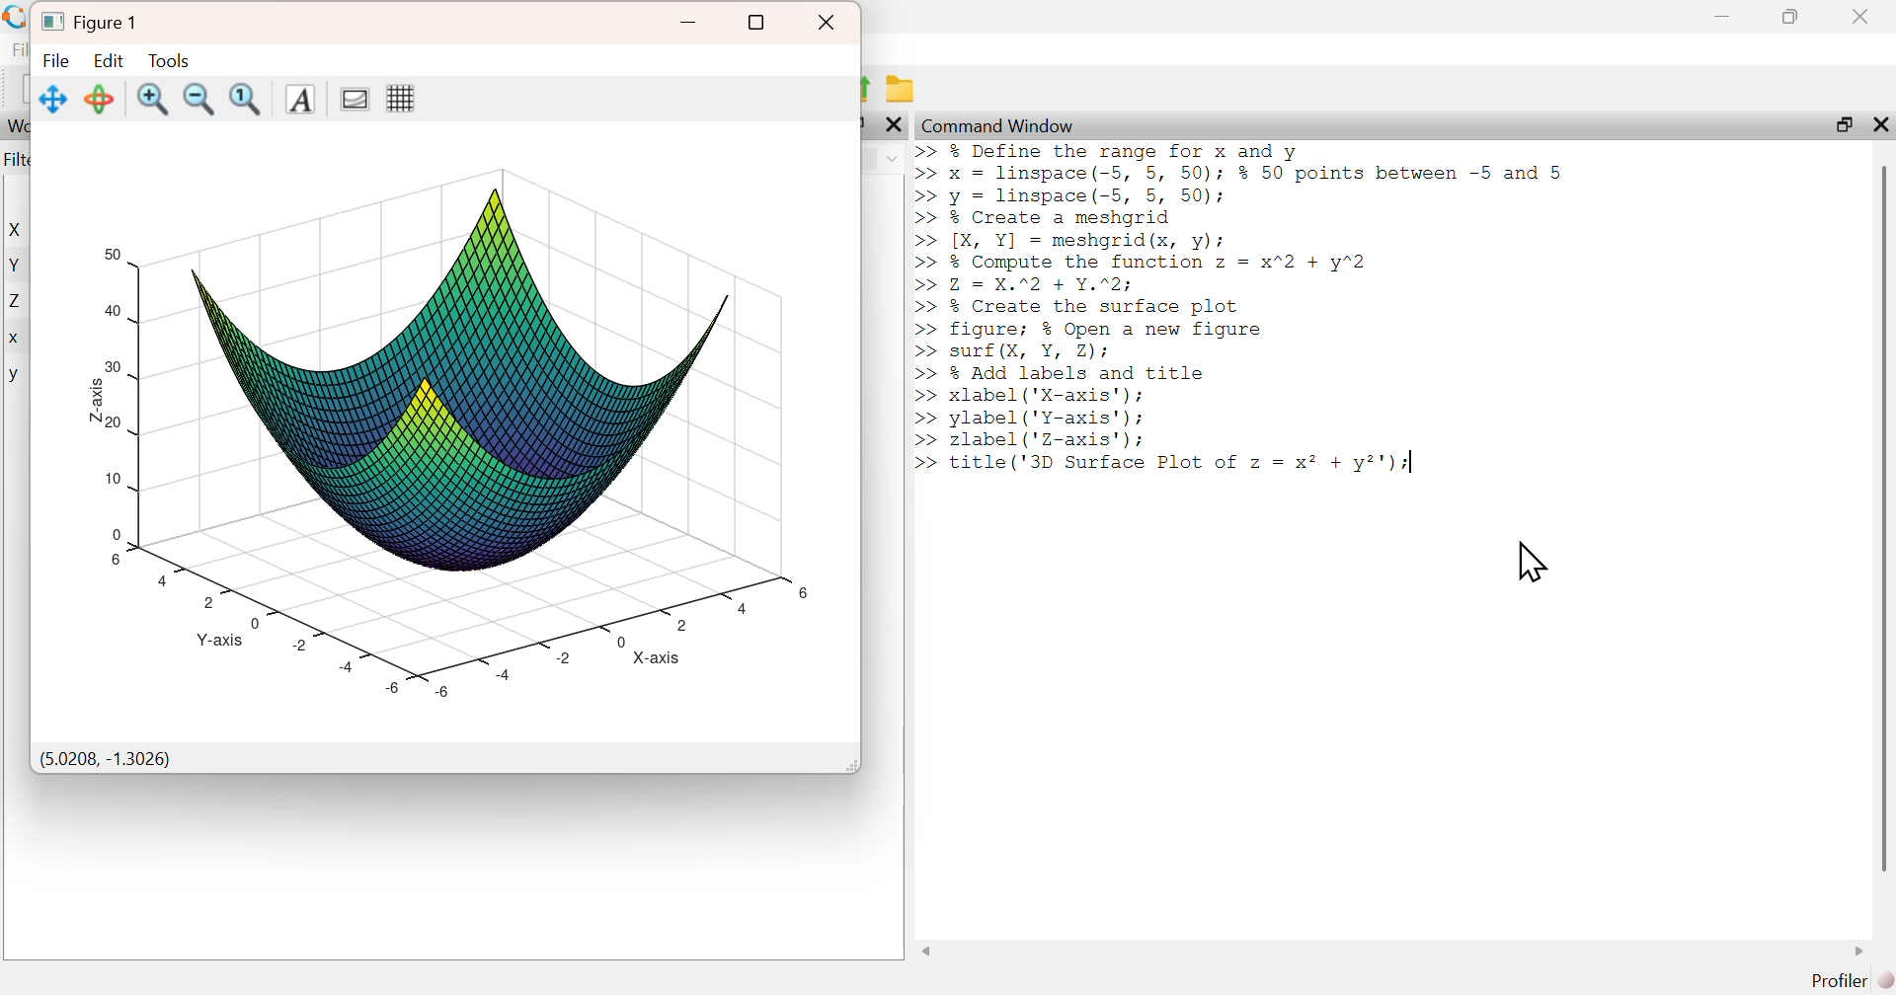 This screenshot has height=995, width=1896. I want to click on Workspace, so click(17, 126).